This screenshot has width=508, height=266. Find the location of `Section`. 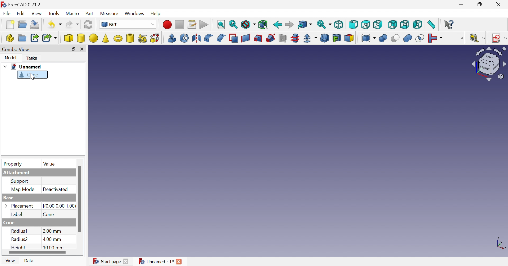

Section is located at coordinates (282, 38).